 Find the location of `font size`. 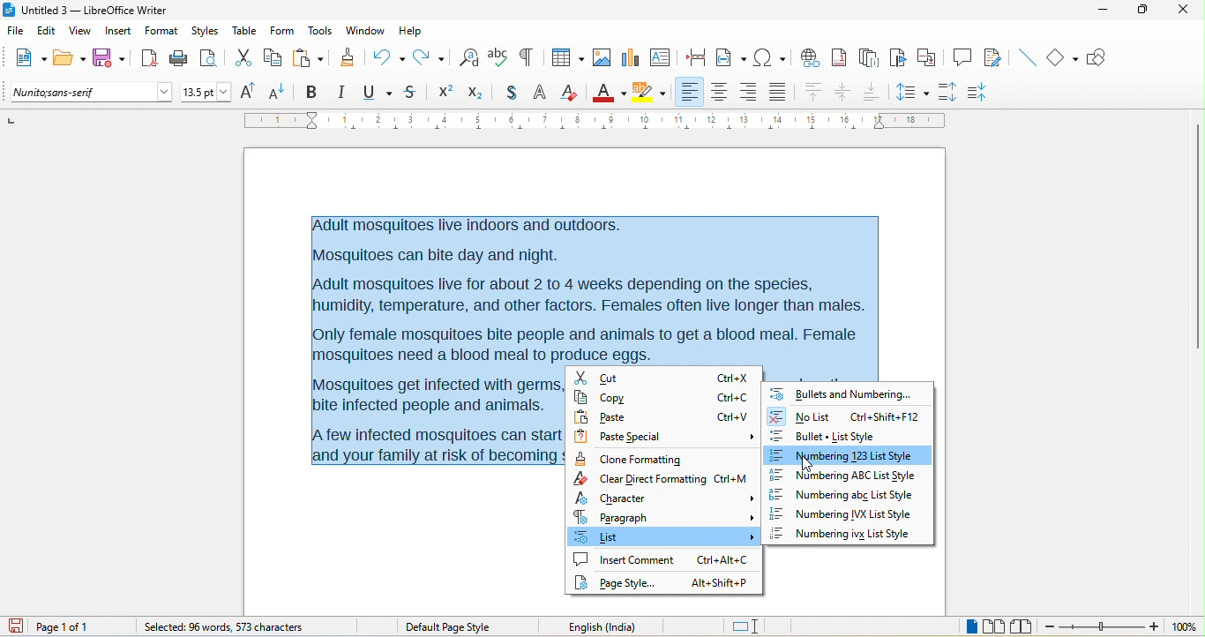

font size is located at coordinates (206, 92).